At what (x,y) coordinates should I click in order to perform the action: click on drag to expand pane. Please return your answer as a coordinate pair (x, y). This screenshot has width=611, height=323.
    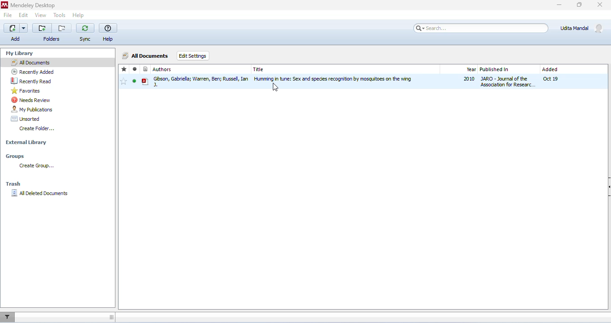
    Looking at the image, I should click on (113, 316).